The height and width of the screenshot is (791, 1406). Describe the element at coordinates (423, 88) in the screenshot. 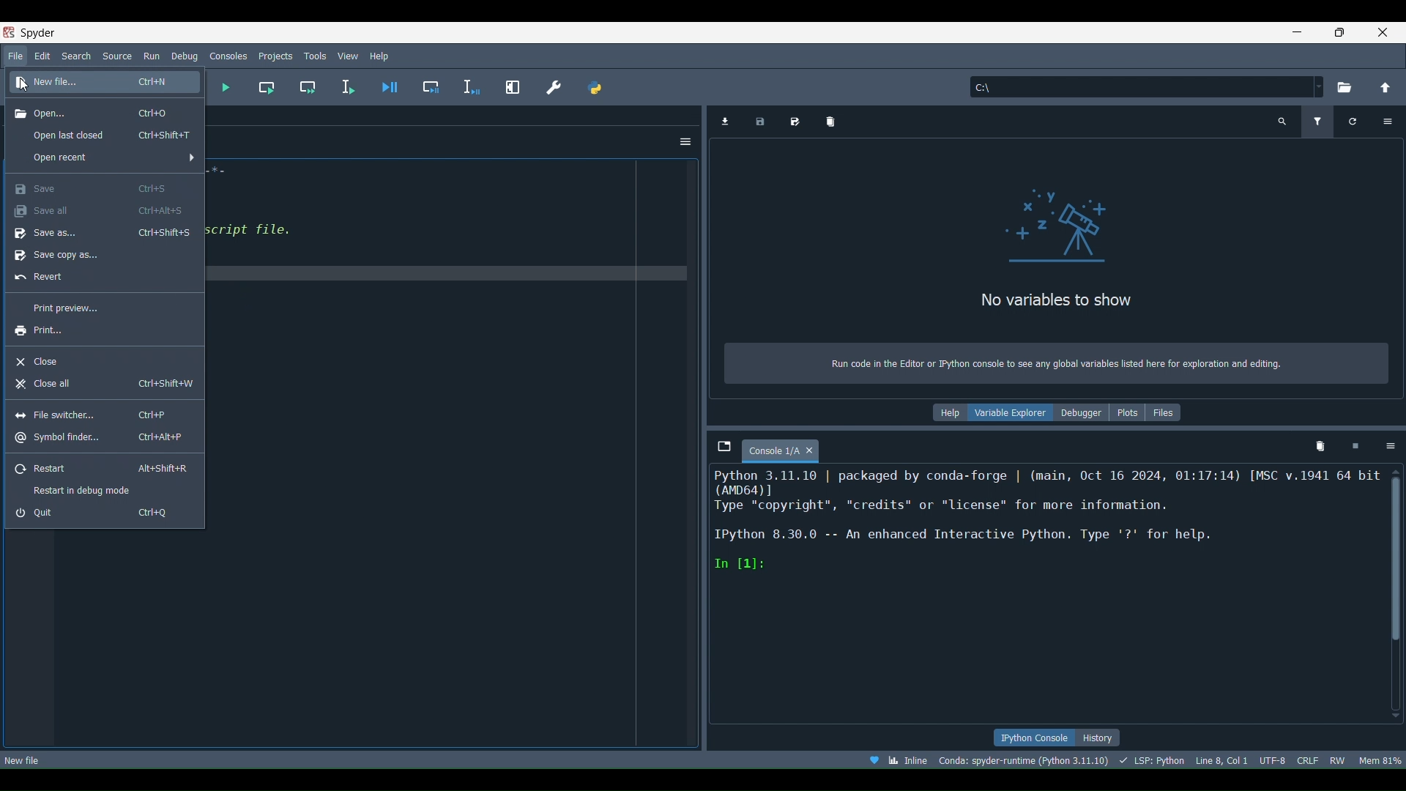

I see `Debug cell` at that location.